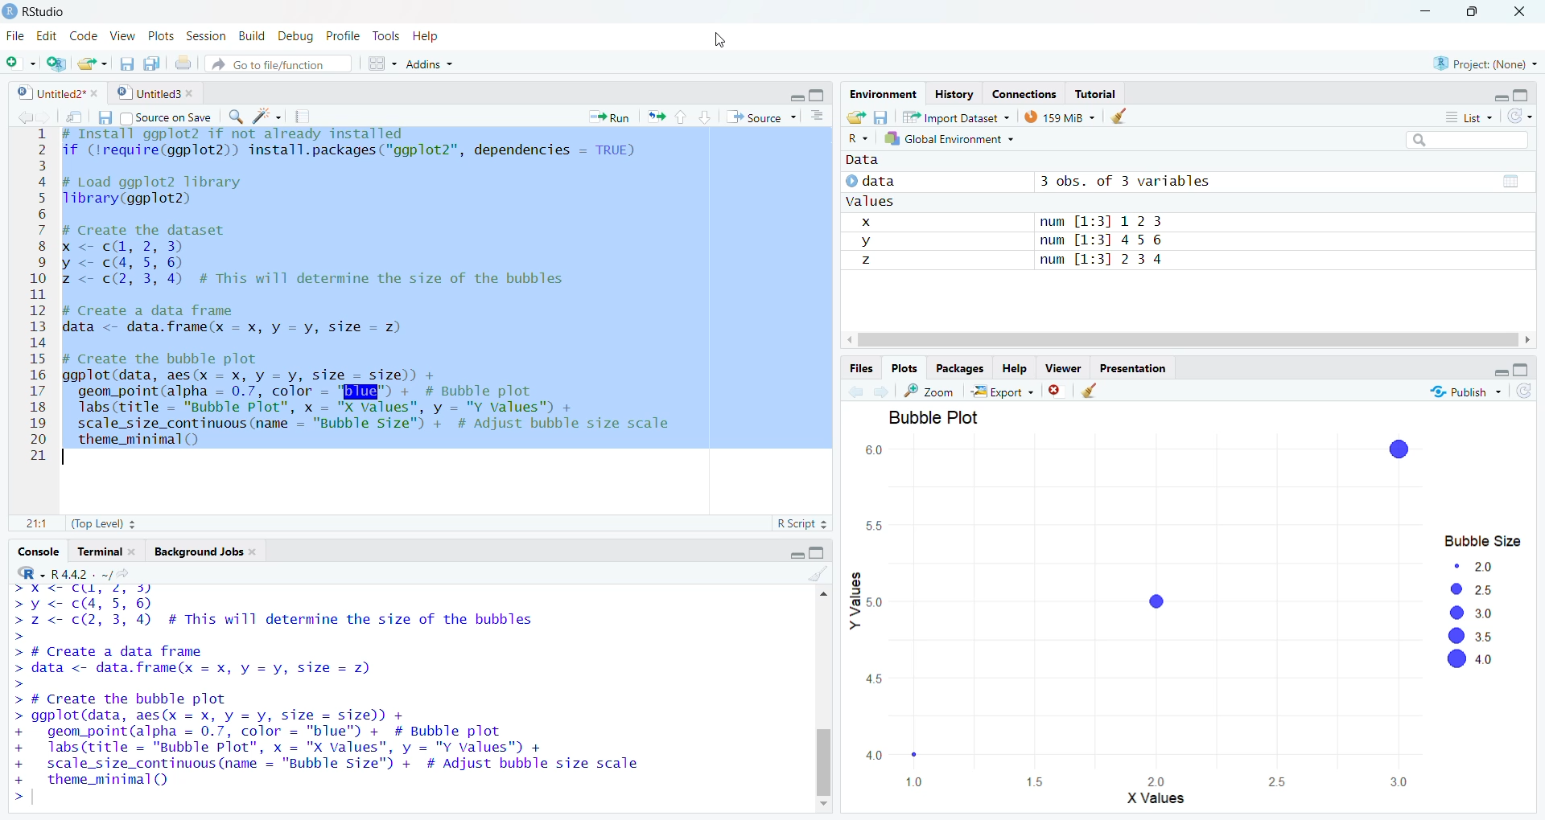  What do you see at coordinates (476, 63) in the screenshot?
I see `Addins ` at bounding box center [476, 63].